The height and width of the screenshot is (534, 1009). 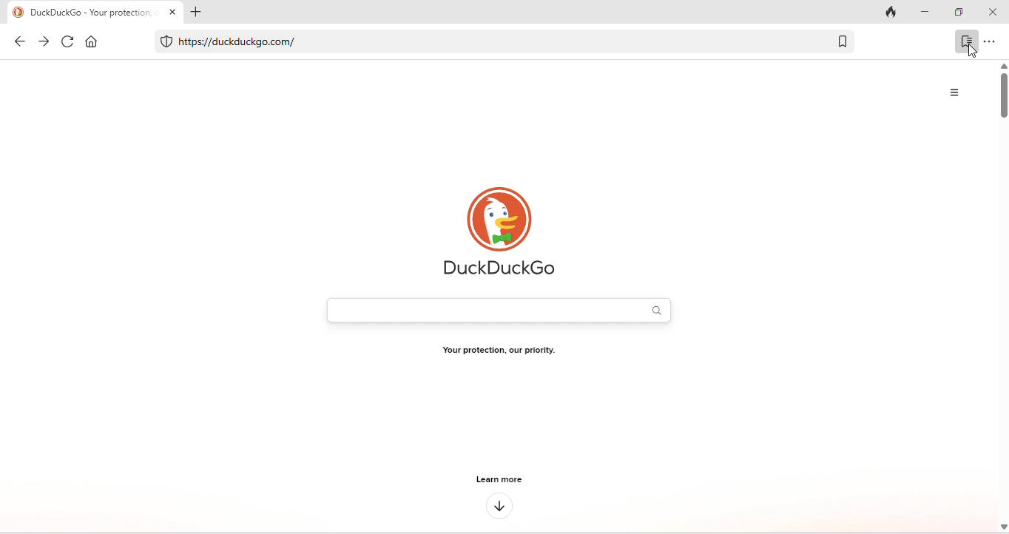 What do you see at coordinates (972, 48) in the screenshot?
I see `cursor` at bounding box center [972, 48].